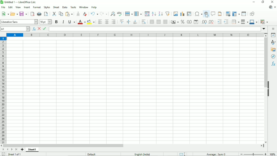  Describe the element at coordinates (114, 22) in the screenshot. I see `Align right` at that location.